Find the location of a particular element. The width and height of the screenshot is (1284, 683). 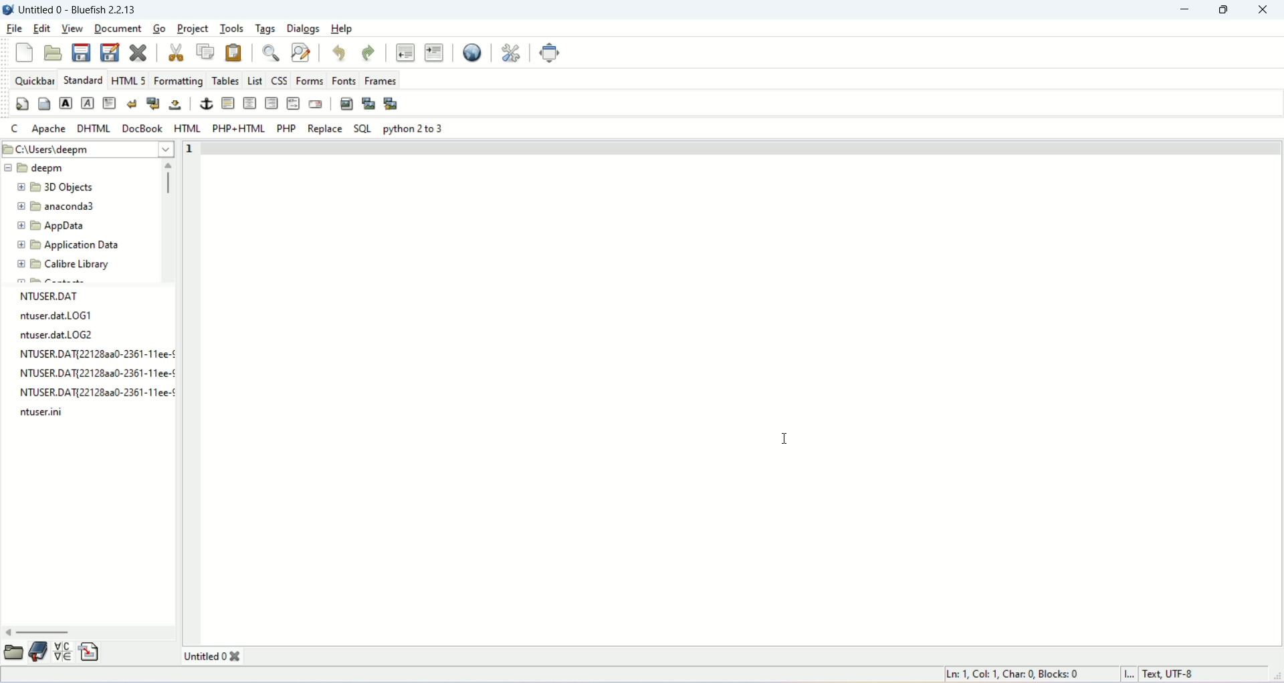

charmap is located at coordinates (62, 652).